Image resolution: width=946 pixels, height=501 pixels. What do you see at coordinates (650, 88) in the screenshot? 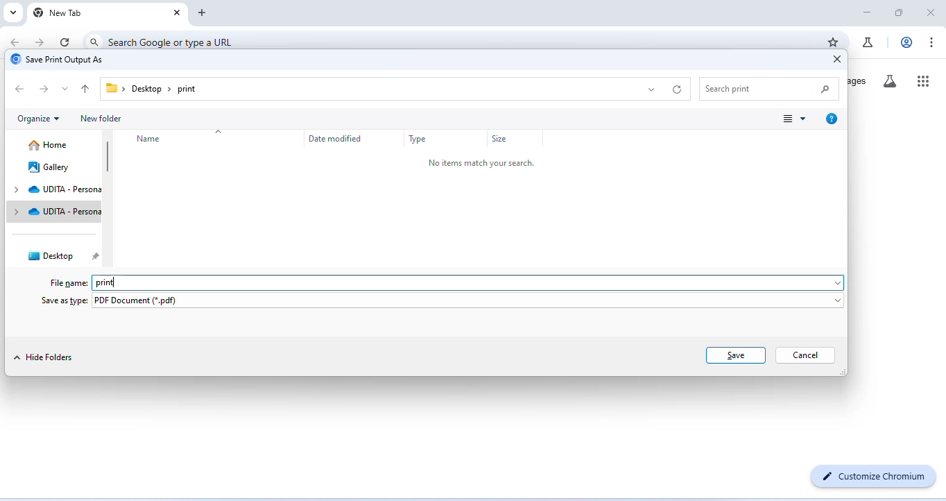
I see `drop down` at bounding box center [650, 88].